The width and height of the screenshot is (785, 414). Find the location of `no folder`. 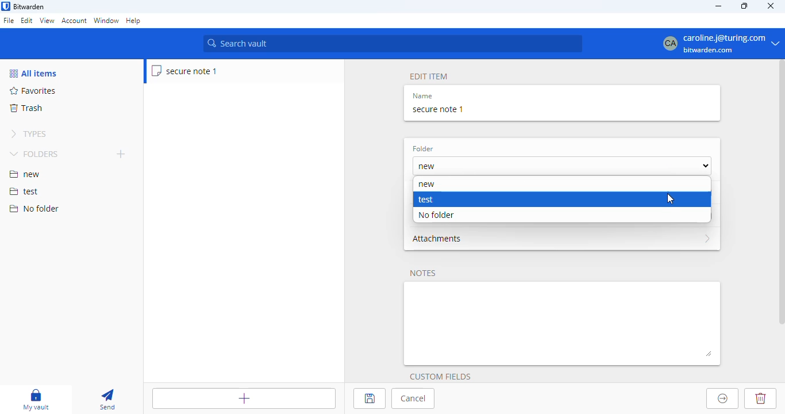

no folder is located at coordinates (34, 208).